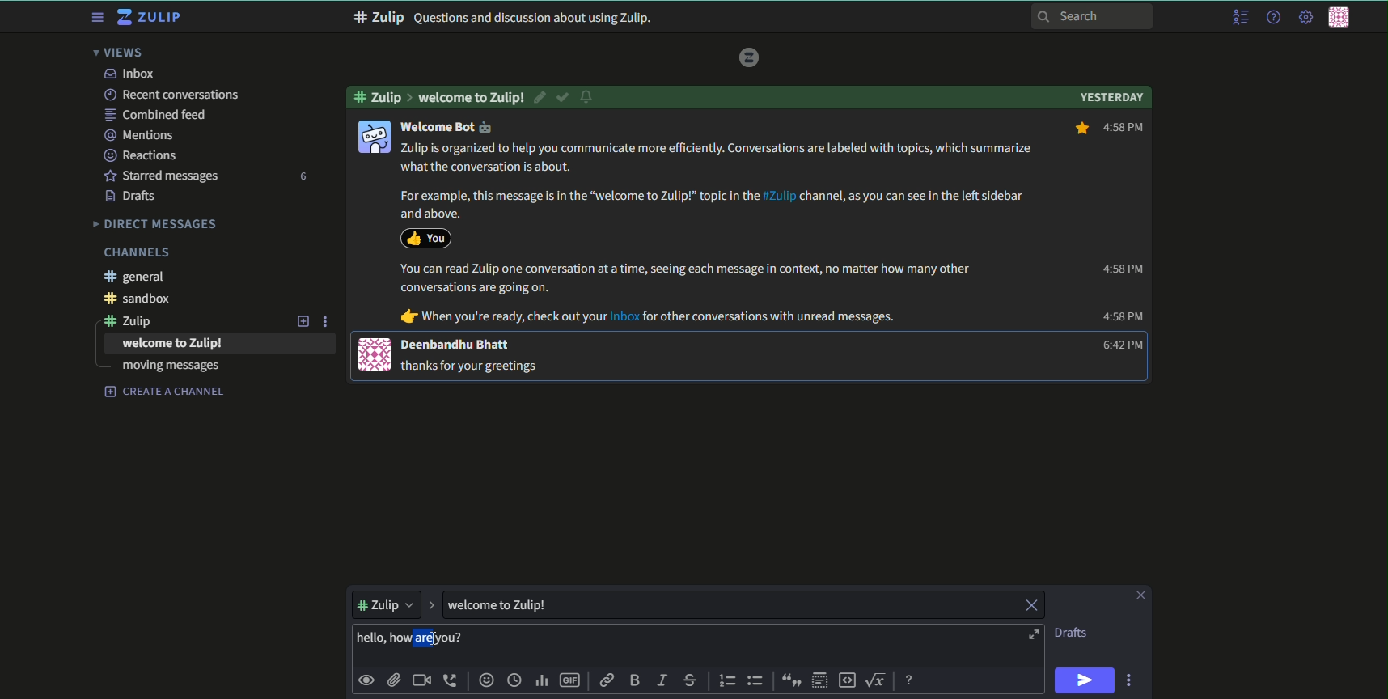 The image size is (1388, 699). What do you see at coordinates (472, 97) in the screenshot?
I see `welcome to zulip!` at bounding box center [472, 97].